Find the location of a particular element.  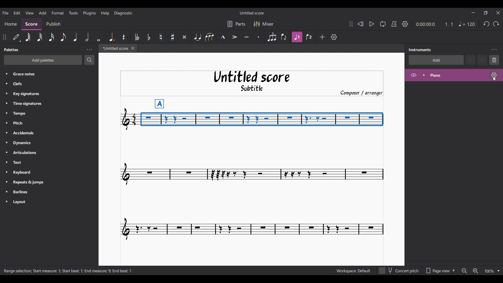

Move instrument down is located at coordinates (482, 60).